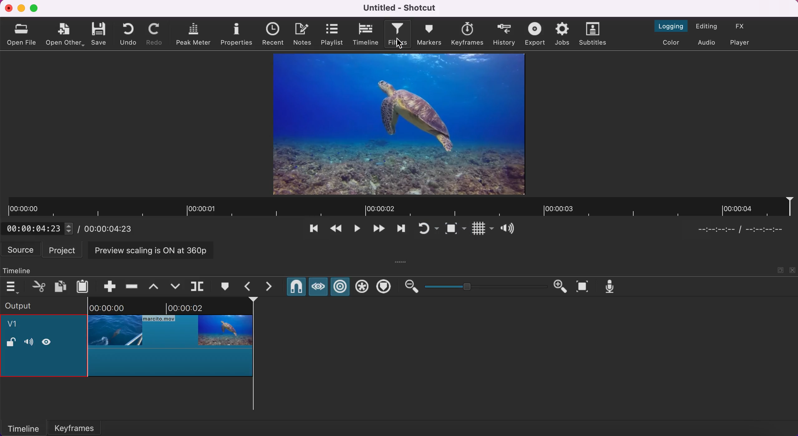 The width and height of the screenshot is (798, 436). Describe the element at coordinates (455, 230) in the screenshot. I see `toggle zoom` at that location.